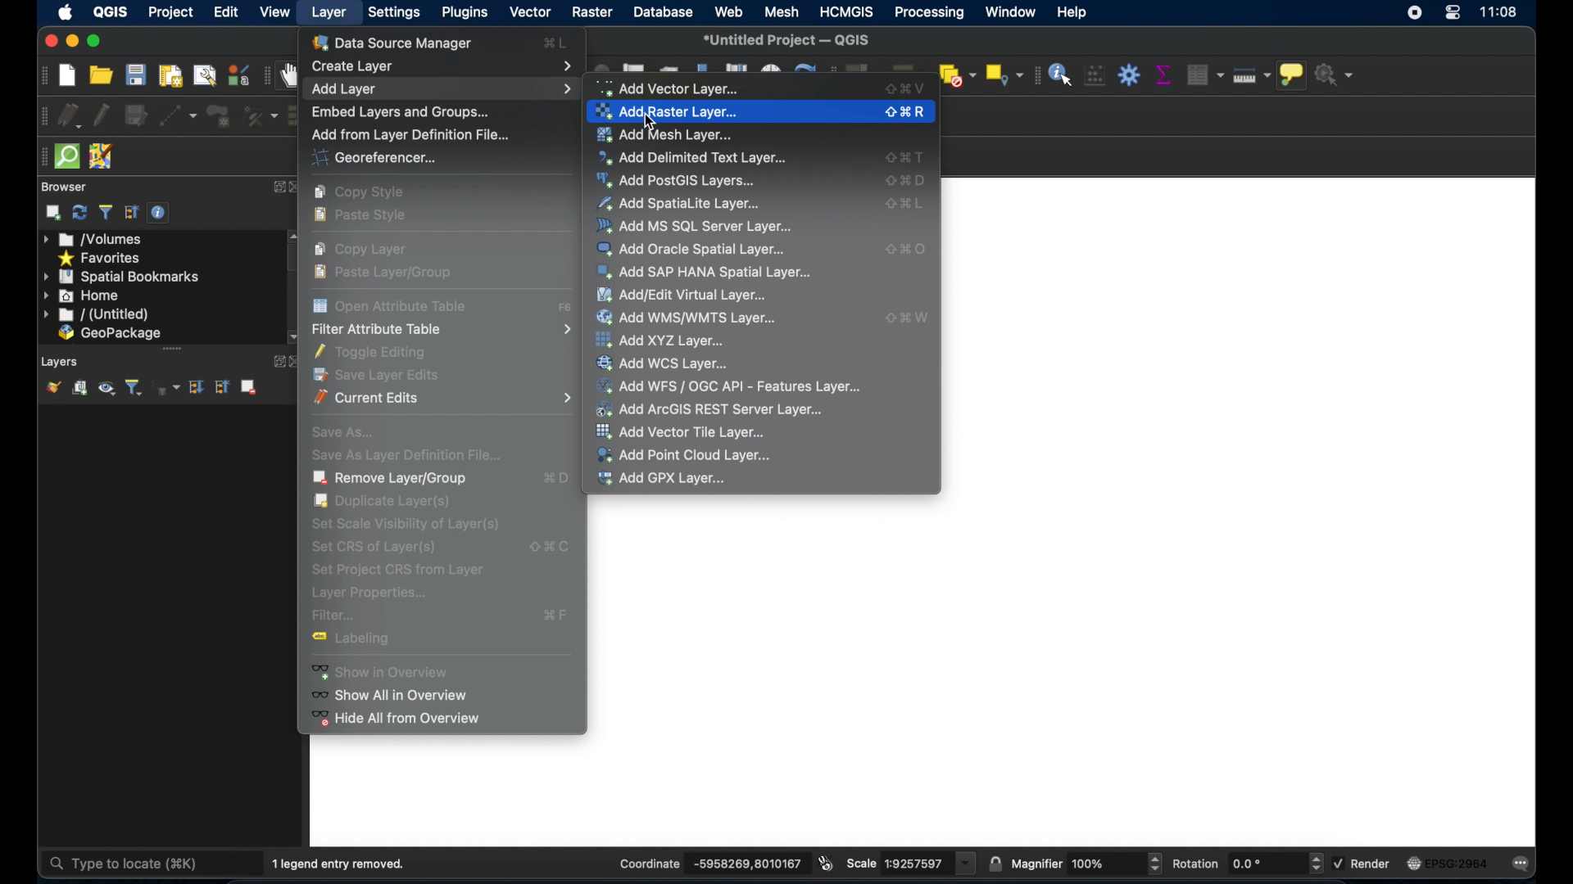  Describe the element at coordinates (1163, 74) in the screenshot. I see `show statistical summary` at that location.